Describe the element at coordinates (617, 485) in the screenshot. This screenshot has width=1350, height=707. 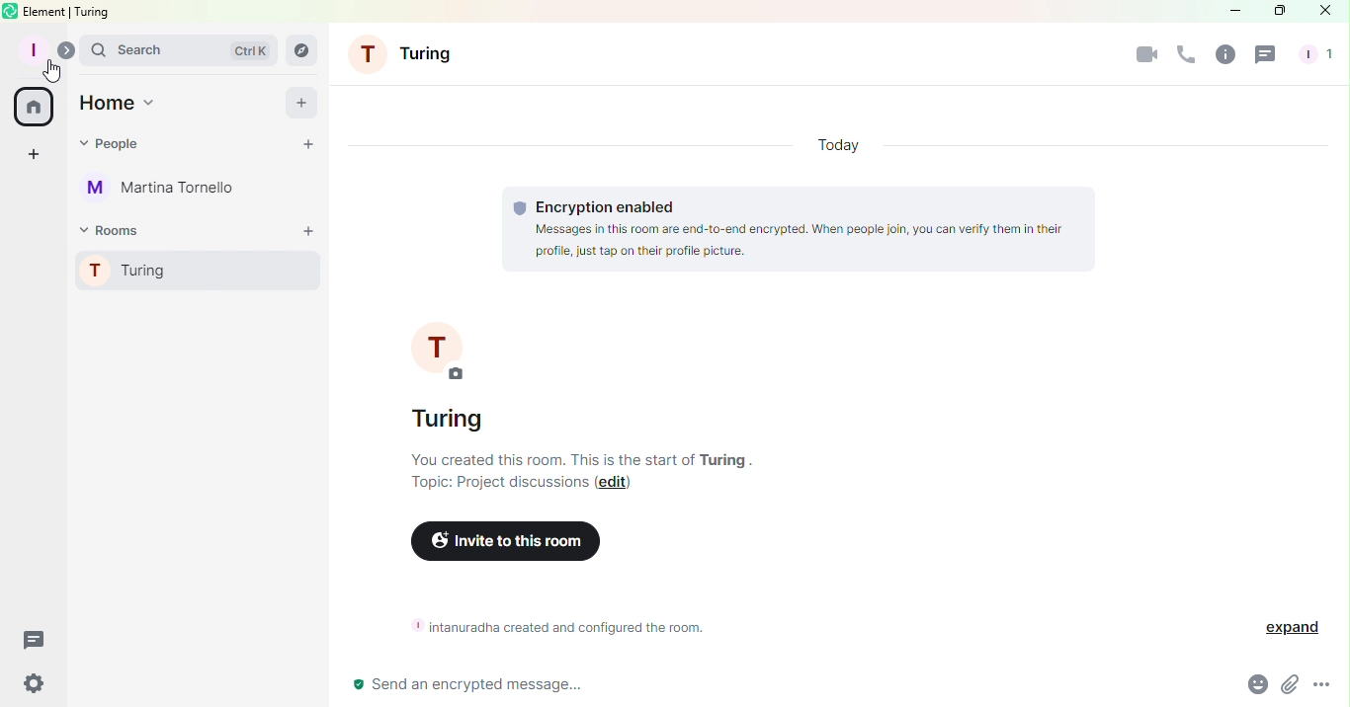
I see `Edit` at that location.